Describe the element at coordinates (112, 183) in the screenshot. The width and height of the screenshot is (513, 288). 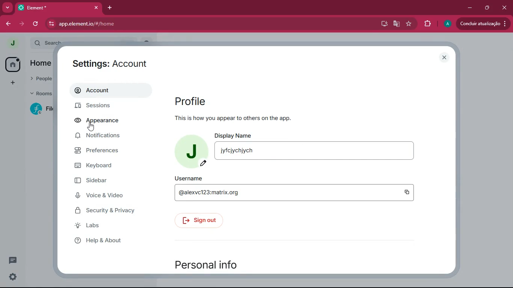
I see `sidebar` at that location.